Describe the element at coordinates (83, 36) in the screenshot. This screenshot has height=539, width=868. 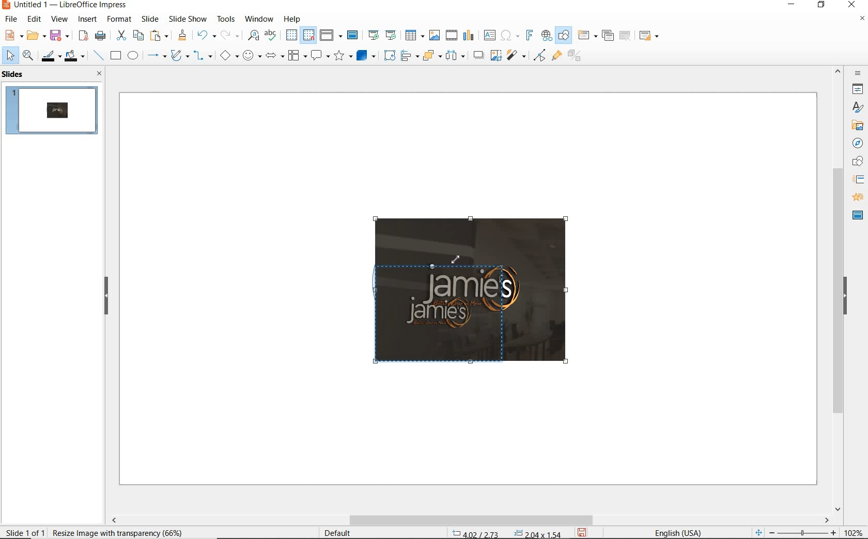
I see `export as PDF` at that location.